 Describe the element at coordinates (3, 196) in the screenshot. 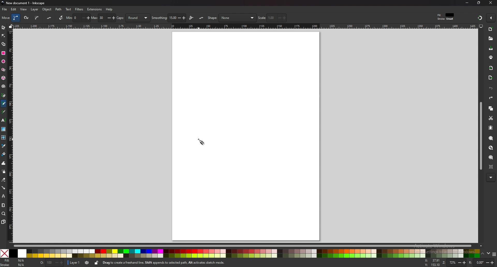

I see `lpe` at that location.